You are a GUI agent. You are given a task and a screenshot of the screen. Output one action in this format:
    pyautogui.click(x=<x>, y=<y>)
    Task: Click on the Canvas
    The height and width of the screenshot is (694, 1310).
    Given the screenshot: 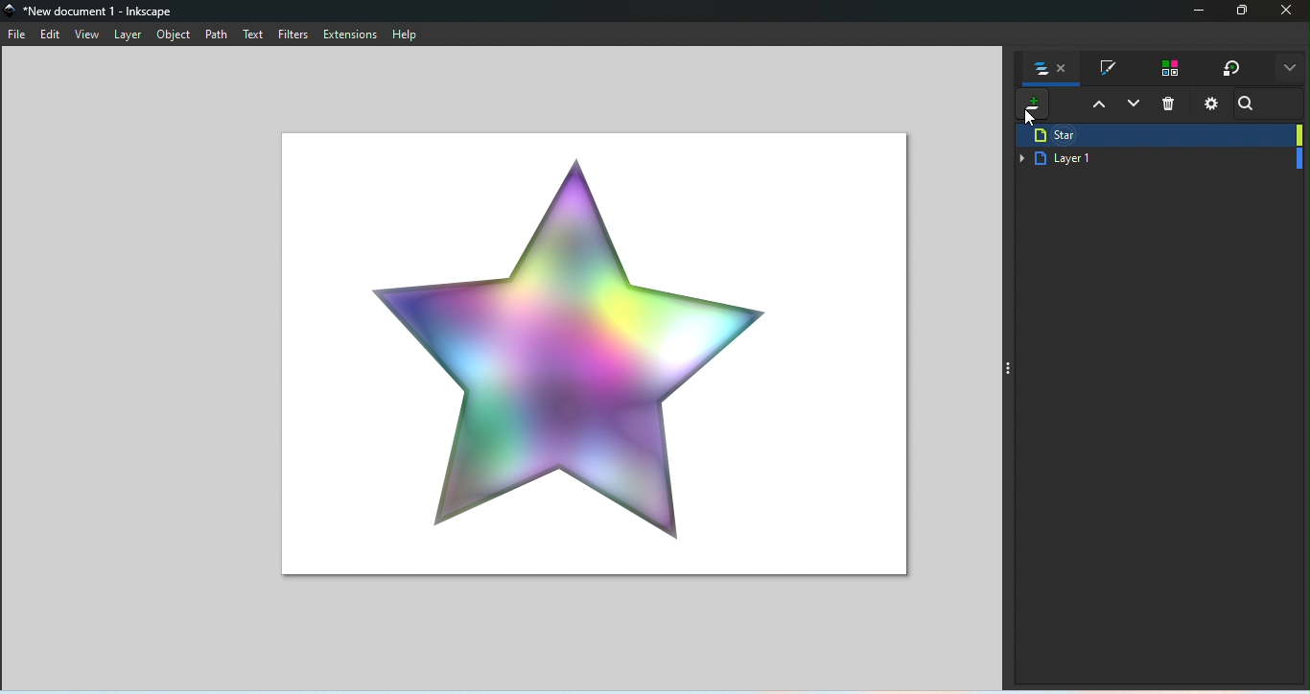 What is the action you would take?
    pyautogui.click(x=587, y=350)
    